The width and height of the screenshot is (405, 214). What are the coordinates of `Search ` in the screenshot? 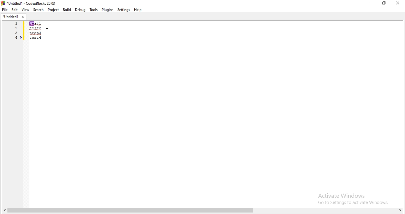 It's located at (38, 9).